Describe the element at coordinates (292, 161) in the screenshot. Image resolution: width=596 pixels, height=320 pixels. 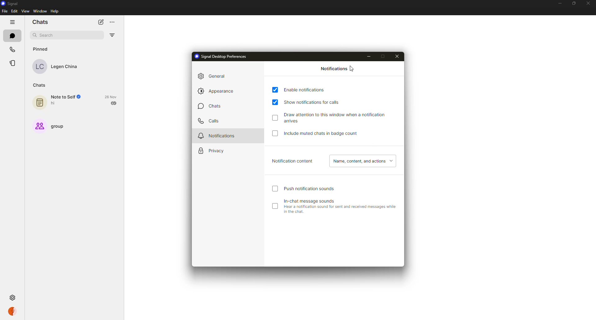
I see `notification  content` at that location.